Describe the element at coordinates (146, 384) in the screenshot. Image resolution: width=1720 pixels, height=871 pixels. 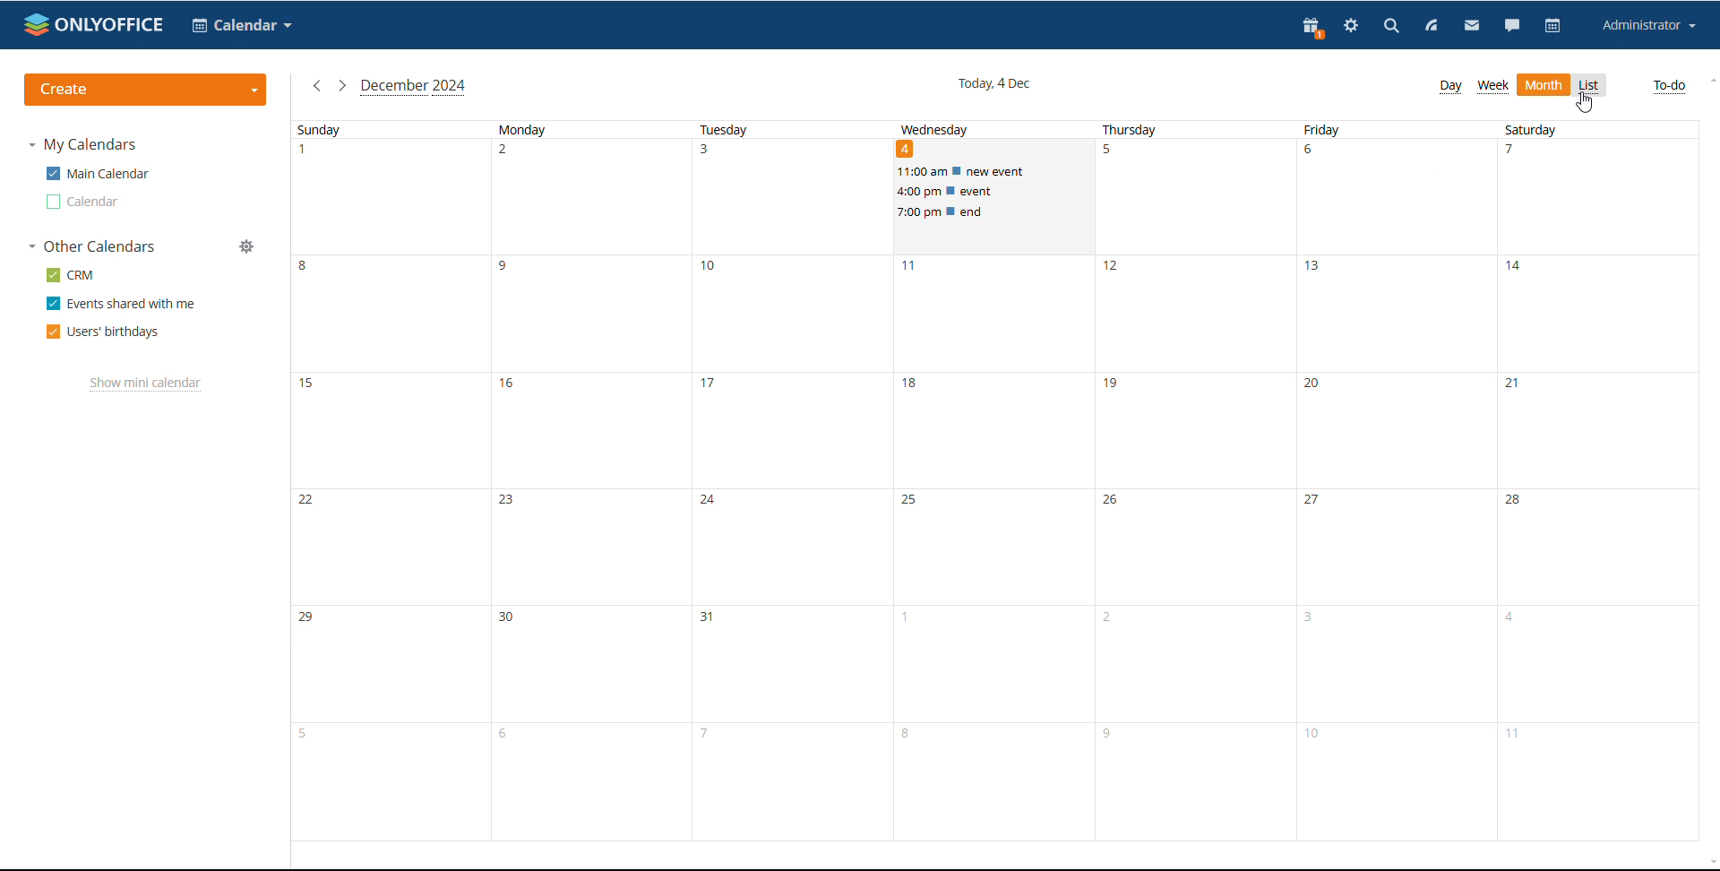
I see `show mini calendar` at that location.